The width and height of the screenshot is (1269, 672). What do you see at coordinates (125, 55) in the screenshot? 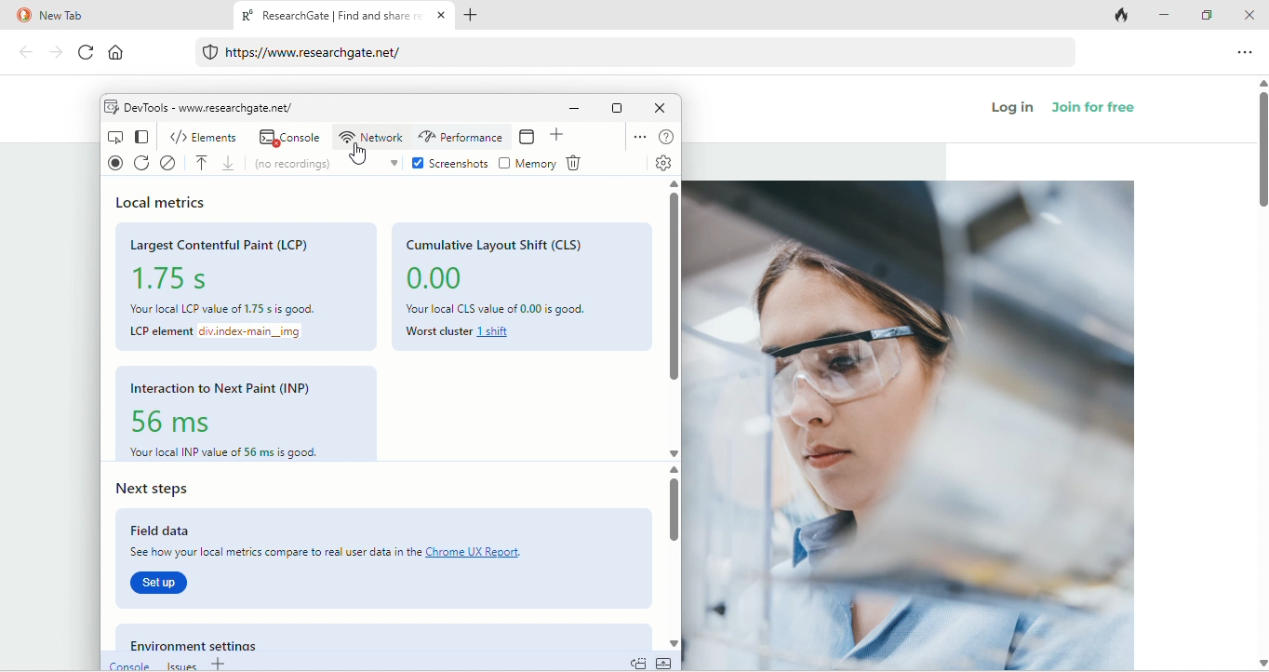
I see `home` at bounding box center [125, 55].